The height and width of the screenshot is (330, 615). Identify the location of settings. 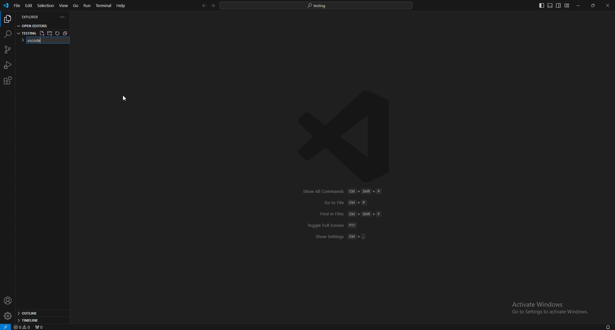
(7, 316).